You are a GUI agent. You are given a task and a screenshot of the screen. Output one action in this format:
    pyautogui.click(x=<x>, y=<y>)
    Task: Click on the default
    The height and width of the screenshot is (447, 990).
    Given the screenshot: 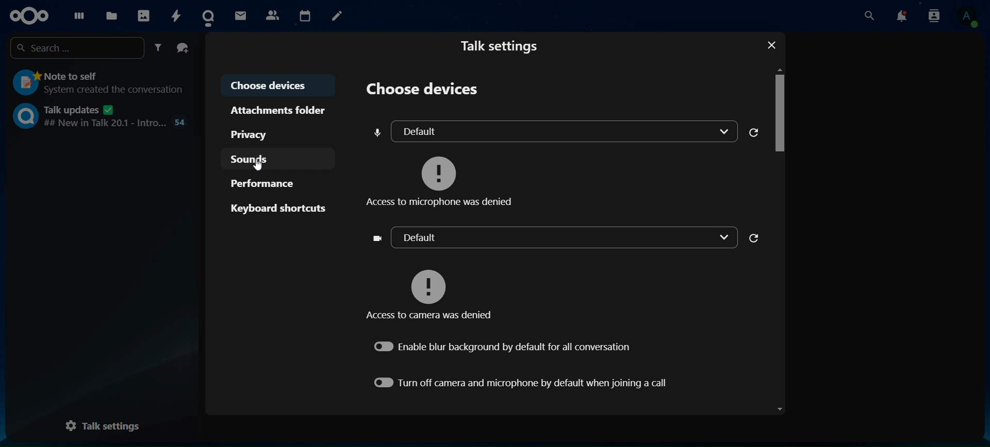 What is the action you would take?
    pyautogui.click(x=556, y=131)
    